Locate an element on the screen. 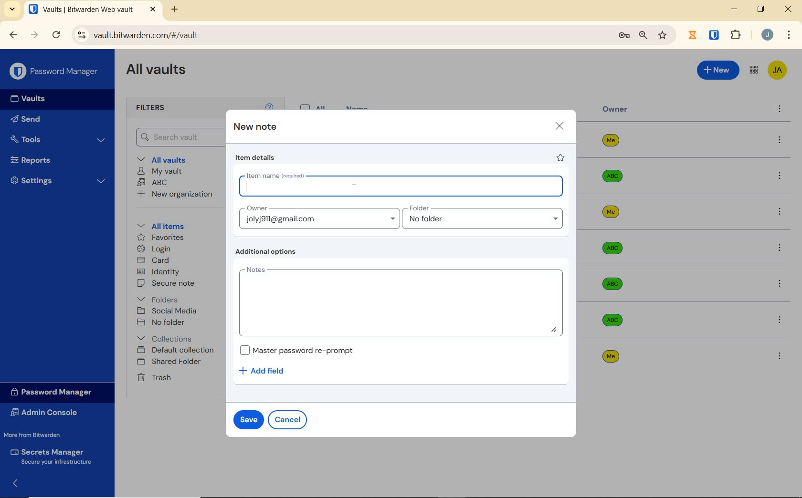 This screenshot has height=498, width=802. Trash is located at coordinates (156, 378).